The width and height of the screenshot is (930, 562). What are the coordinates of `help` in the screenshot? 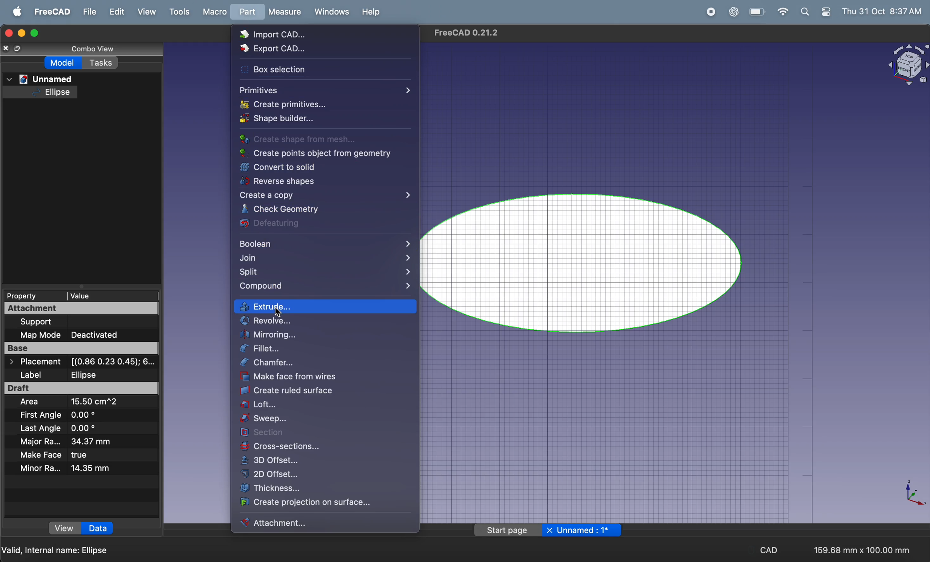 It's located at (373, 11).